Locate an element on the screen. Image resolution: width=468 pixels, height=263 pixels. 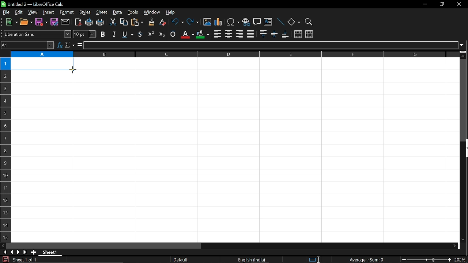
undo is located at coordinates (177, 22).